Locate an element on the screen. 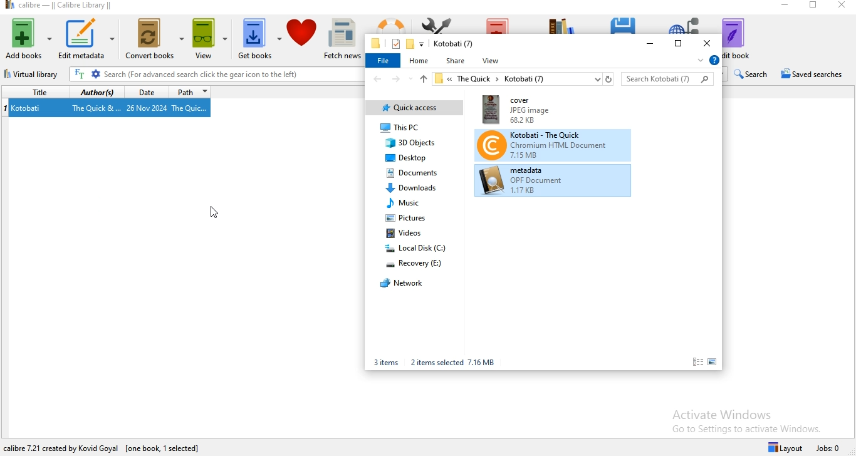 This screenshot has width=856, height=456. customise quick access toolbar is located at coordinates (422, 44).